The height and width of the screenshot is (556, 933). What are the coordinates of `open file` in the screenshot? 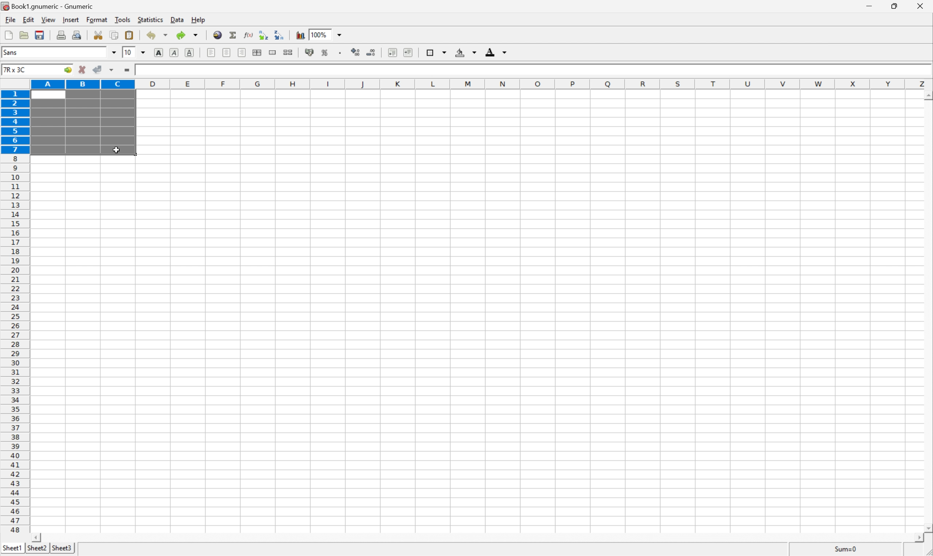 It's located at (25, 34).